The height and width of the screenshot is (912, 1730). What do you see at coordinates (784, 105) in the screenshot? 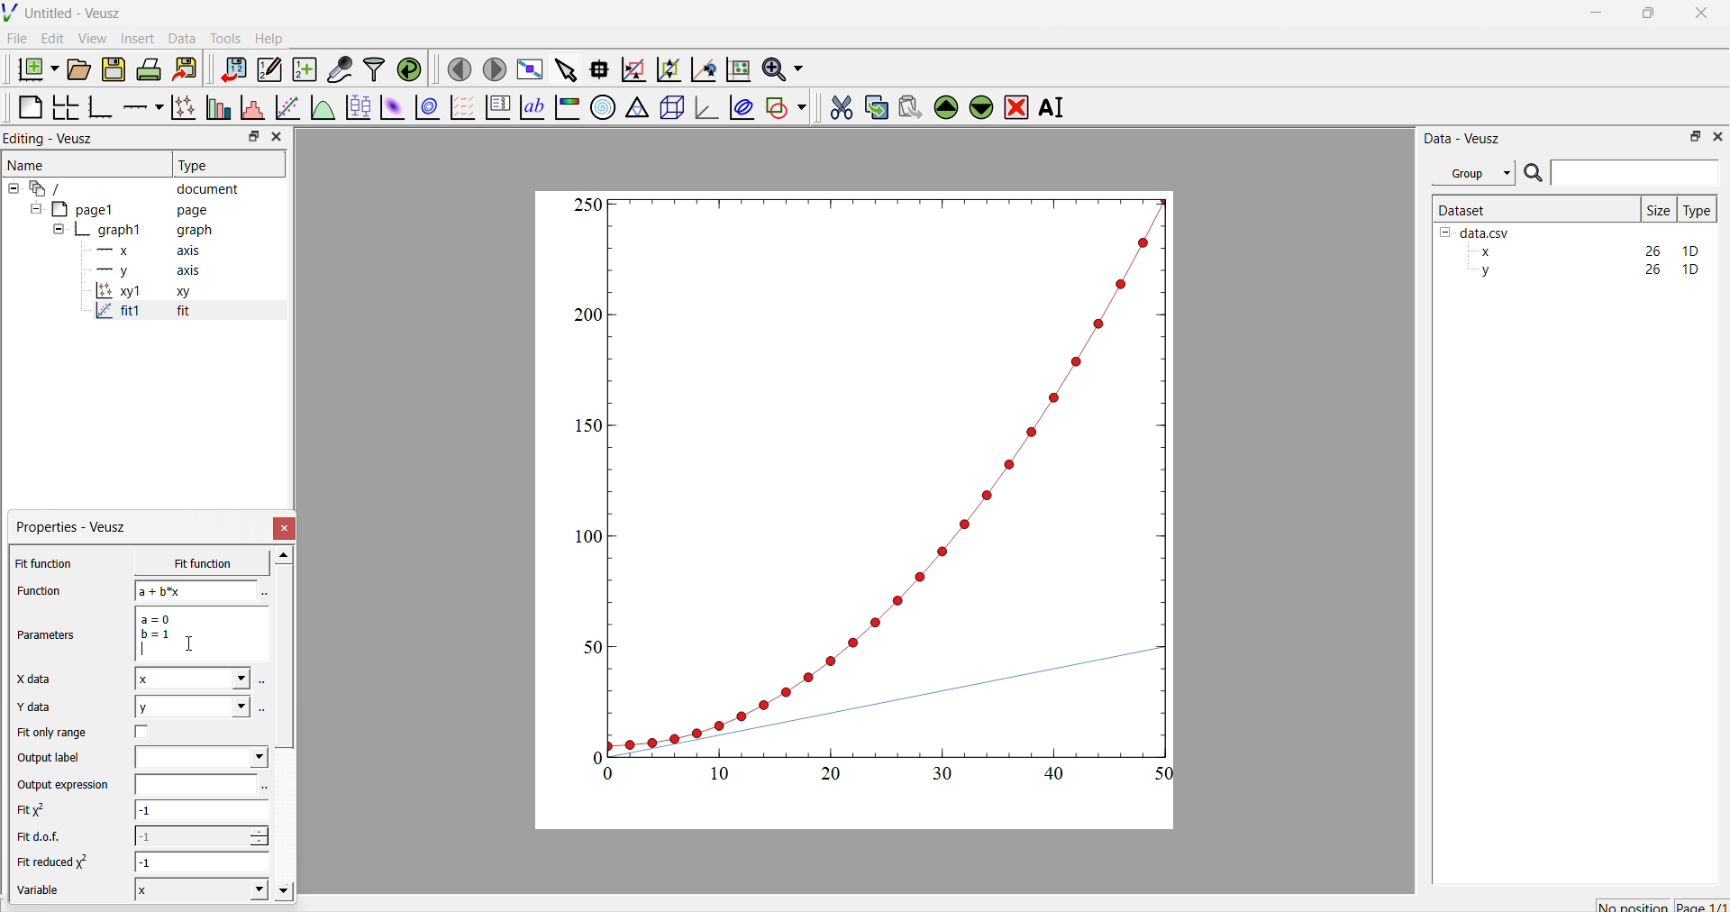
I see `Add Shape` at bounding box center [784, 105].